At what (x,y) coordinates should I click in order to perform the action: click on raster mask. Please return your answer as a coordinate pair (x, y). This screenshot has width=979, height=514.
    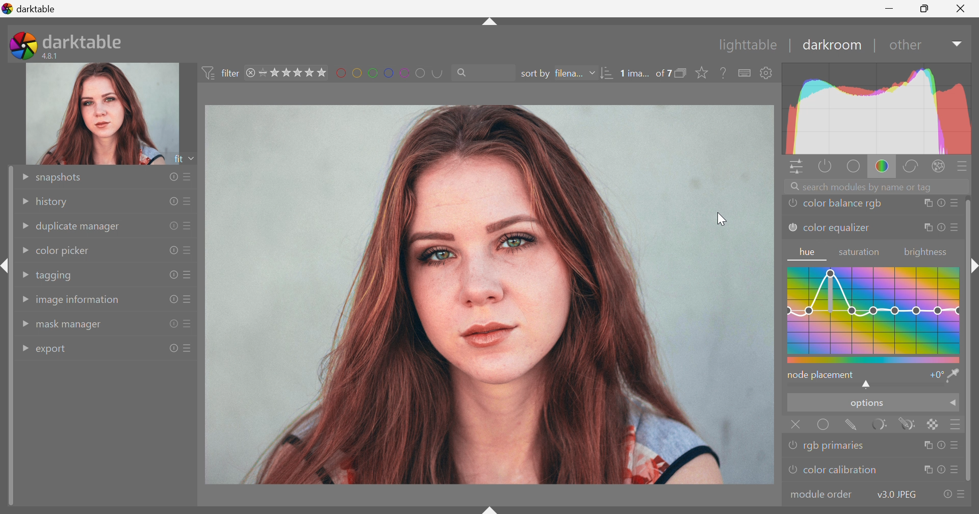
    Looking at the image, I should click on (935, 424).